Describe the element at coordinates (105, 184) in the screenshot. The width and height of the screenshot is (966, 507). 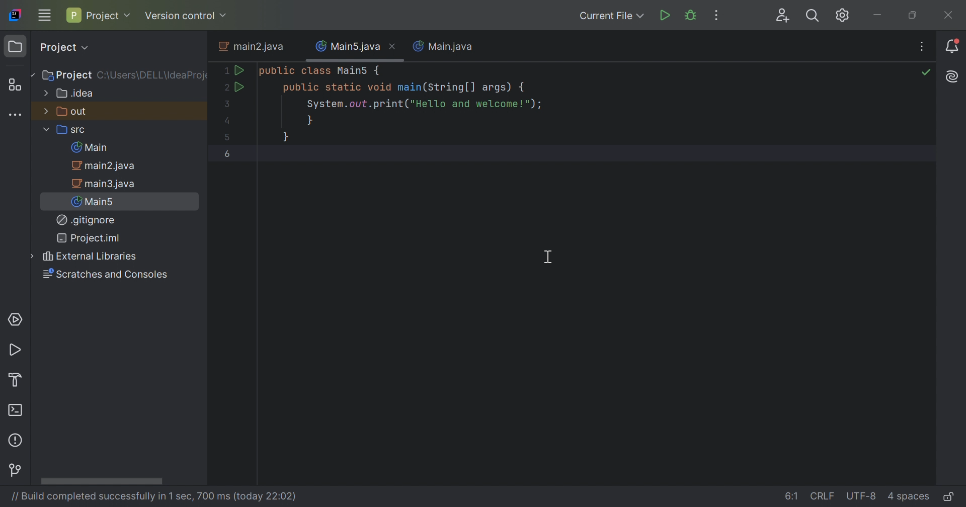
I see `main3.java` at that location.